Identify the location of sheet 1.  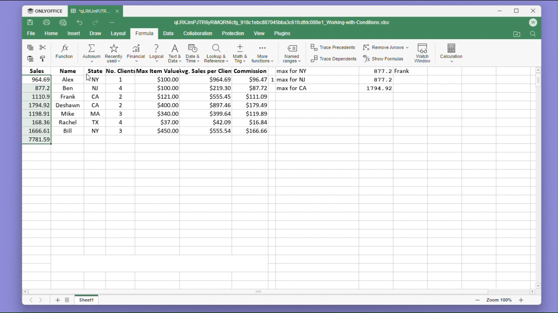
(90, 301).